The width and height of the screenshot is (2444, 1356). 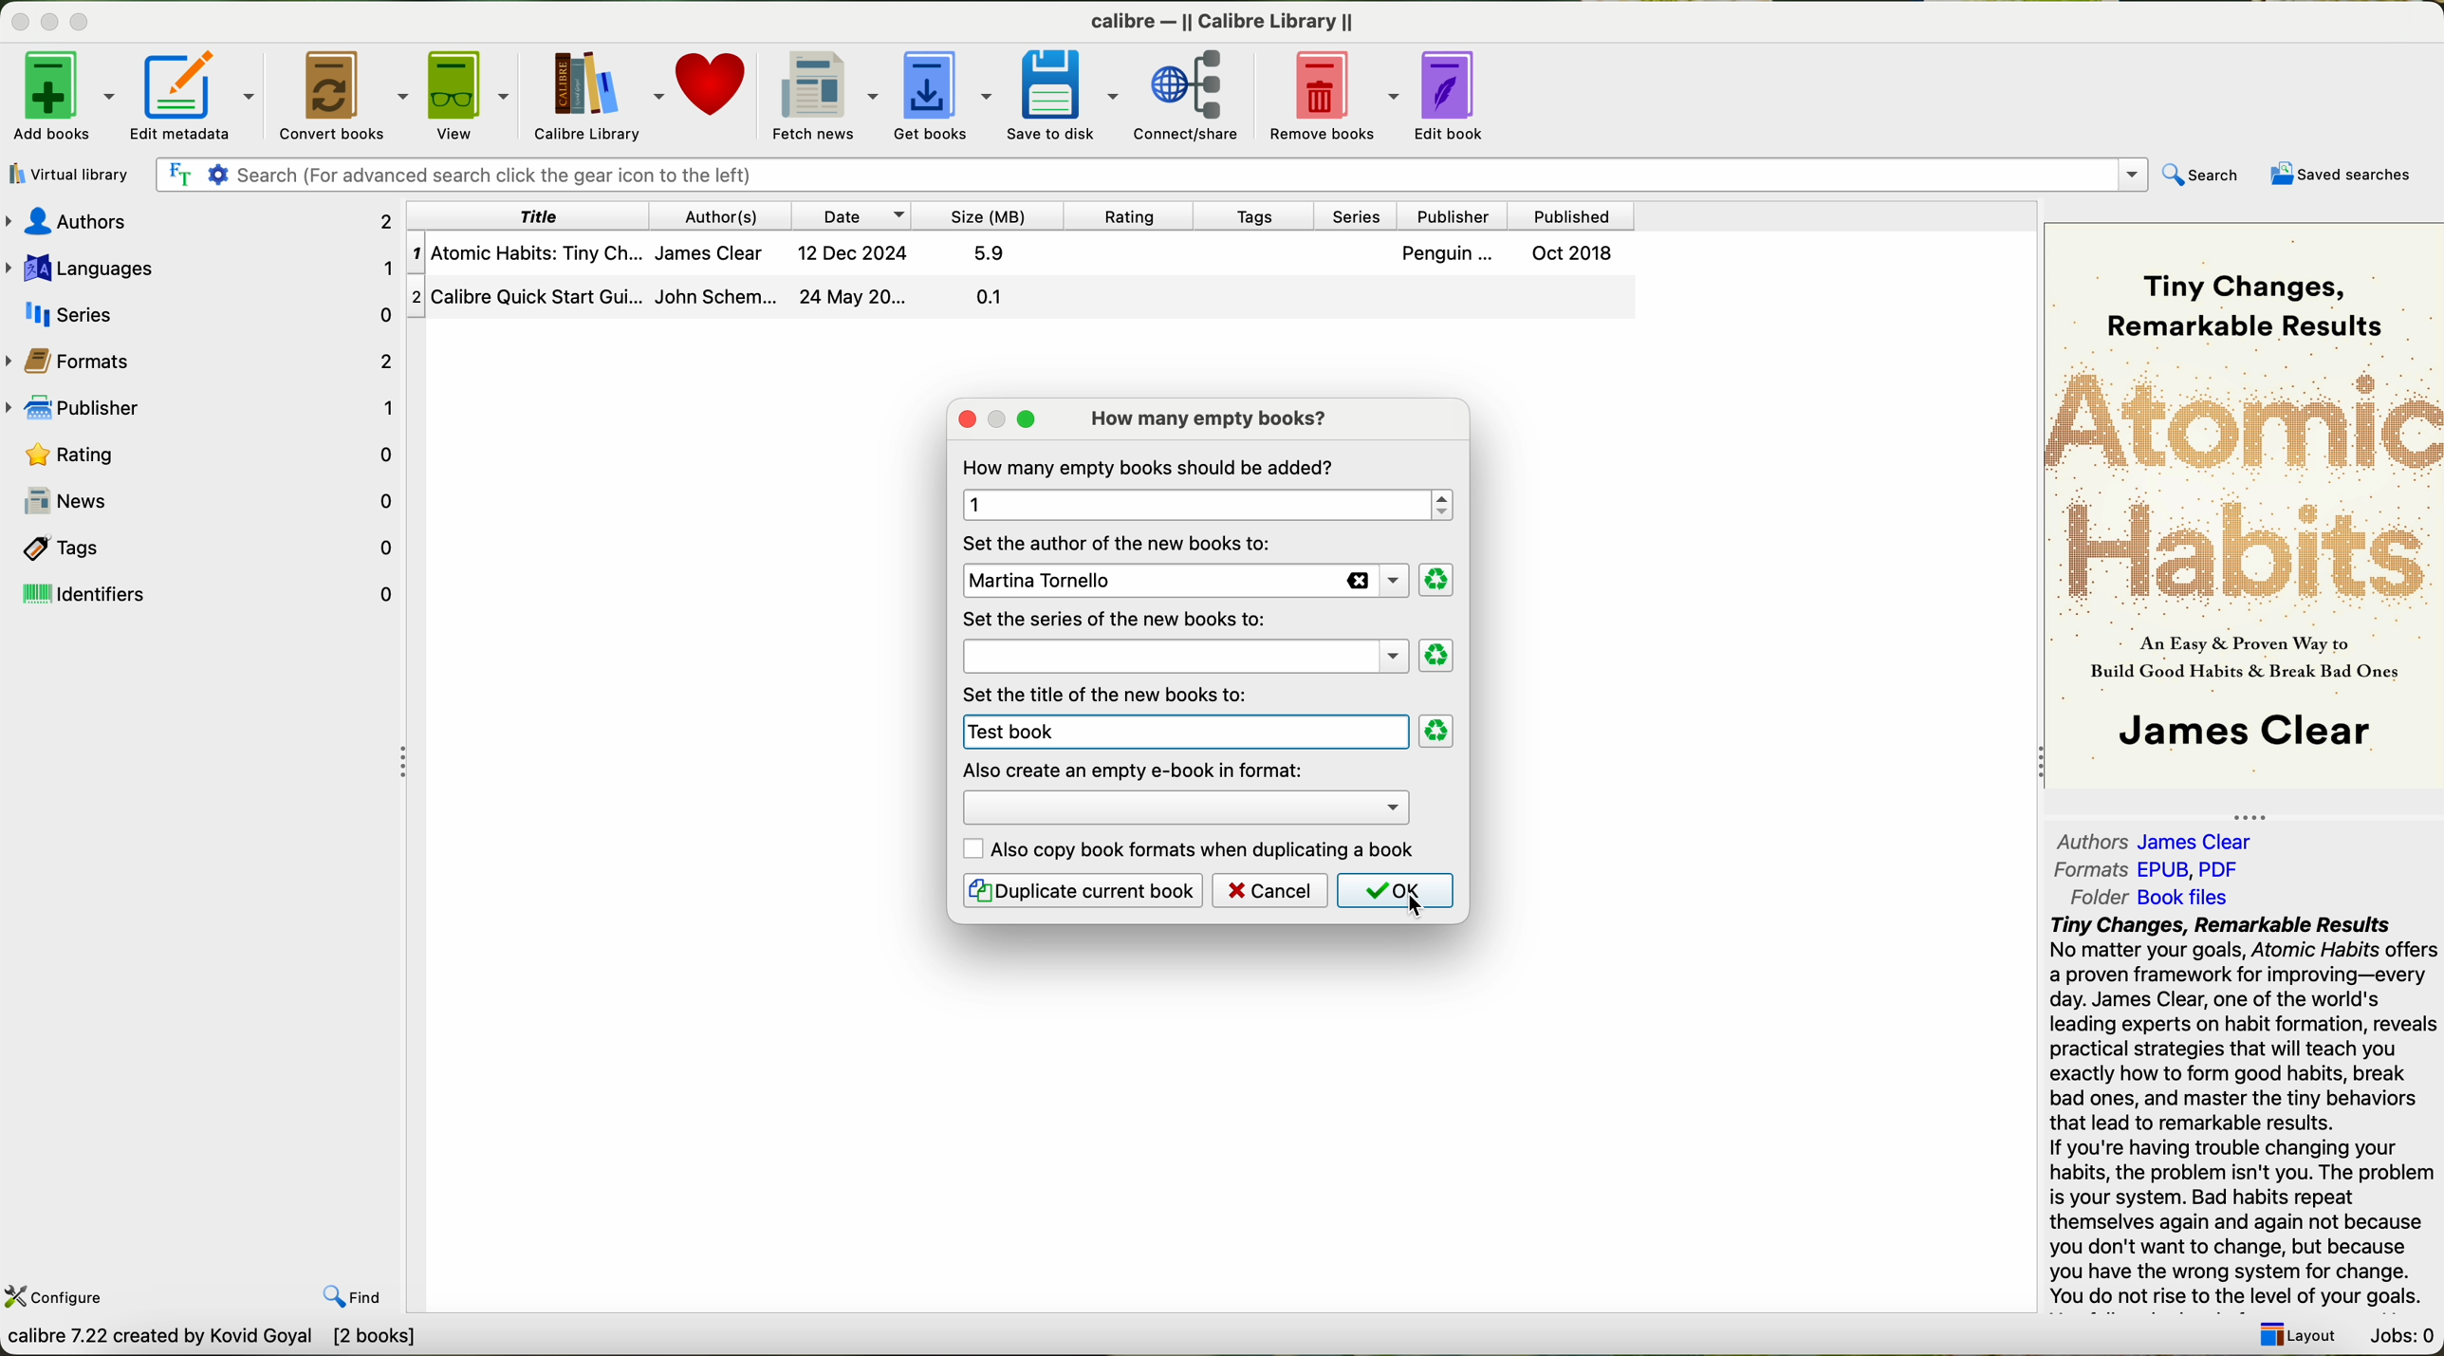 I want to click on maximize, so click(x=83, y=20).